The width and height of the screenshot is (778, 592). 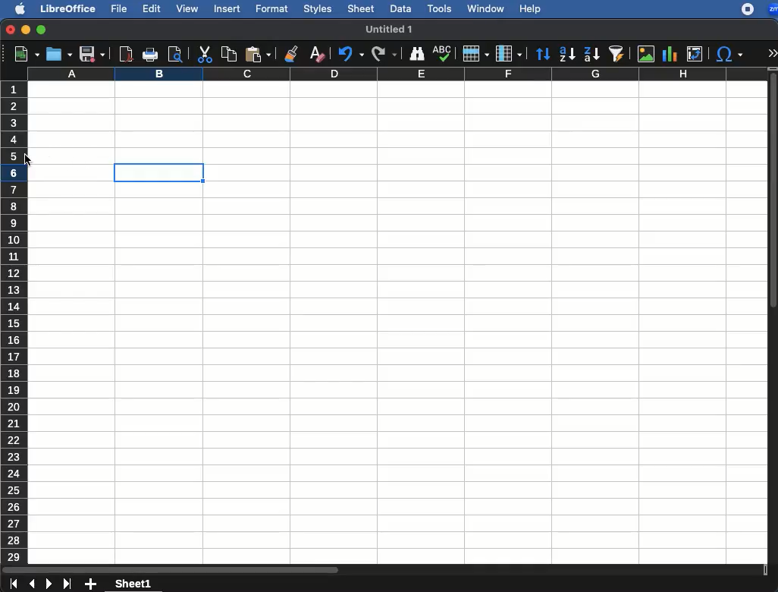 I want to click on clone formatting, so click(x=290, y=52).